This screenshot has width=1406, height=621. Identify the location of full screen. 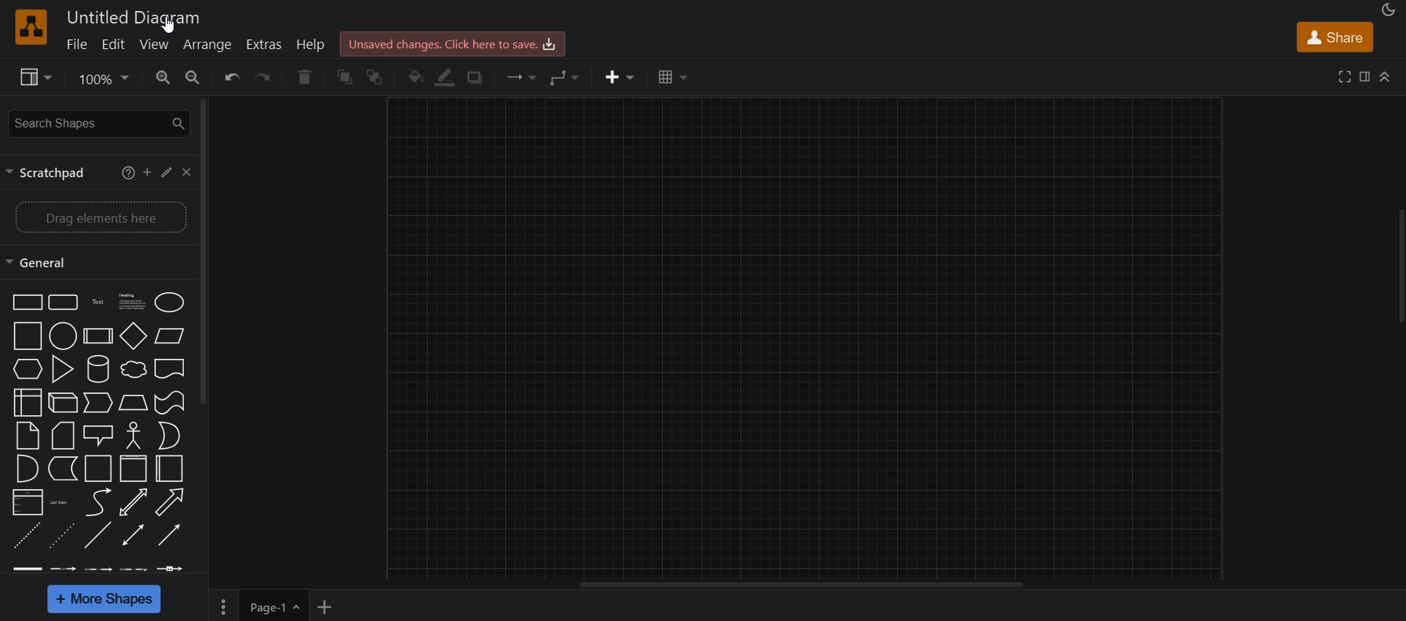
(1347, 76).